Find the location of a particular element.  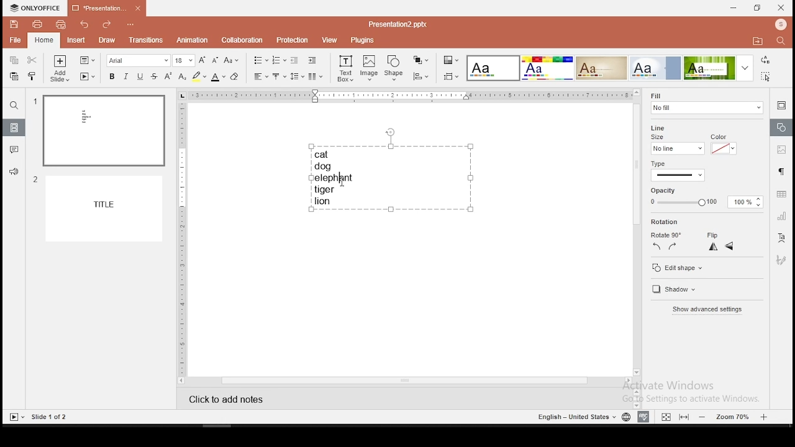

Filp is located at coordinates (722, 243).